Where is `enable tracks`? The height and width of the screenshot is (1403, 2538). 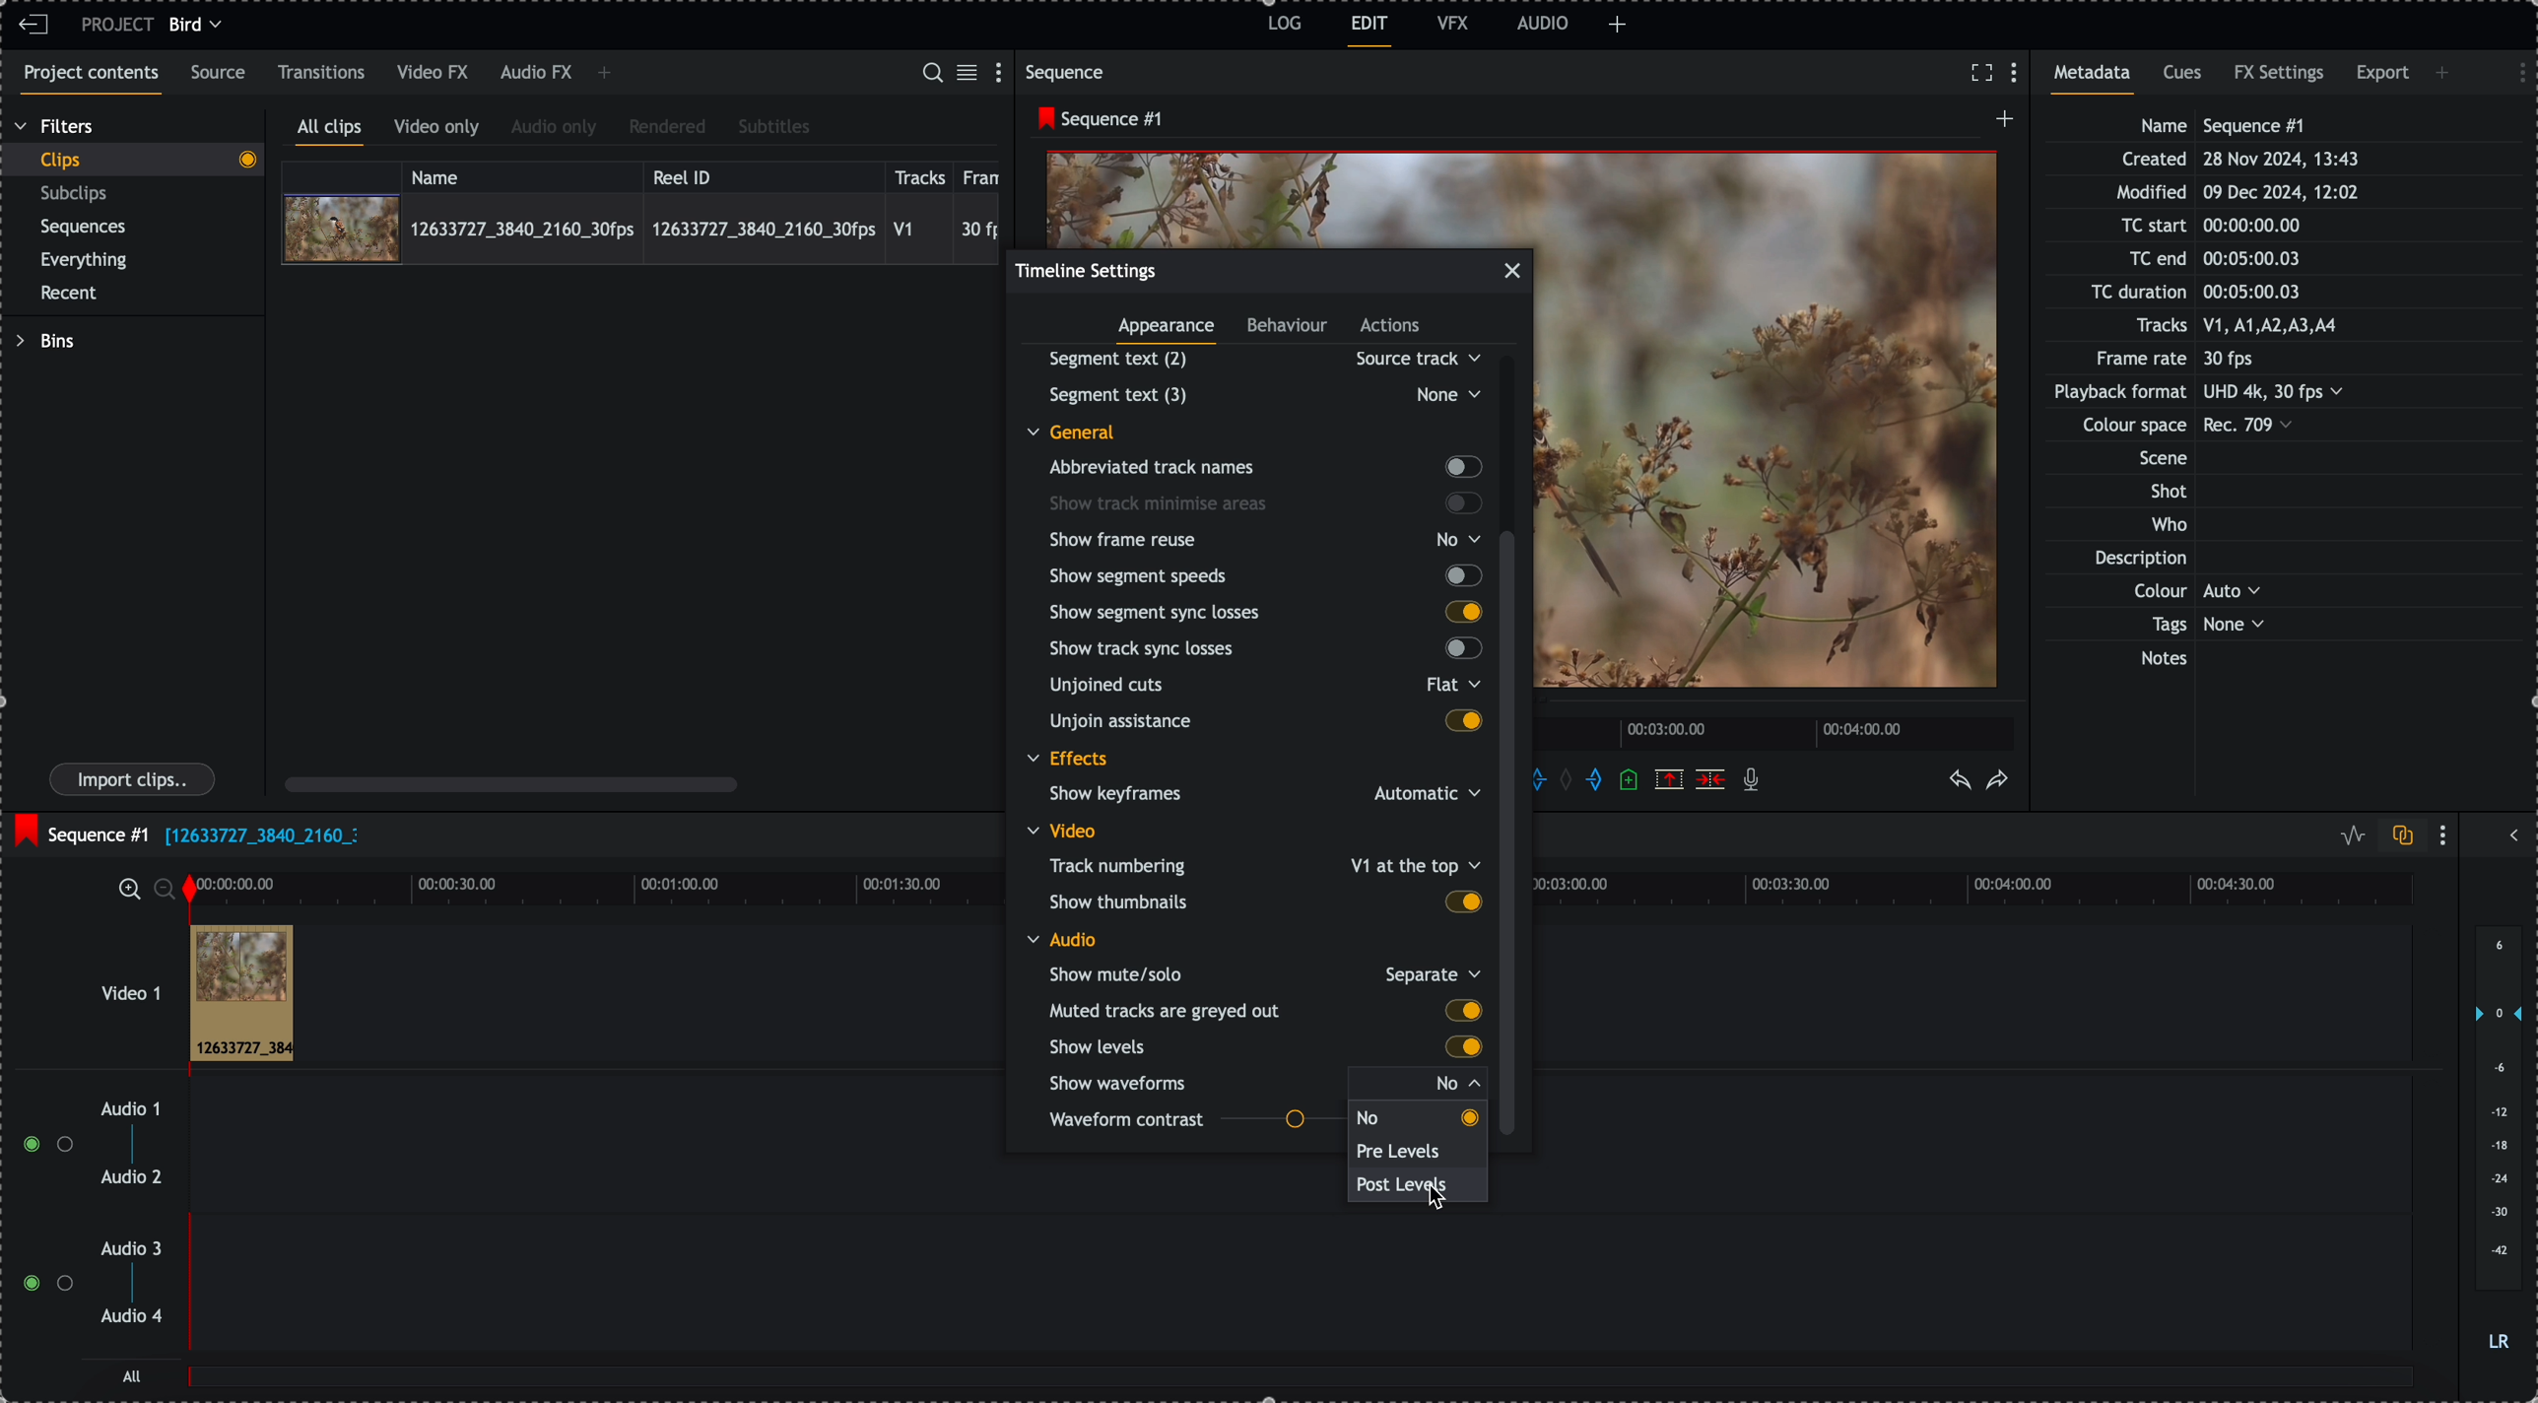
enable tracks is located at coordinates (39, 1215).